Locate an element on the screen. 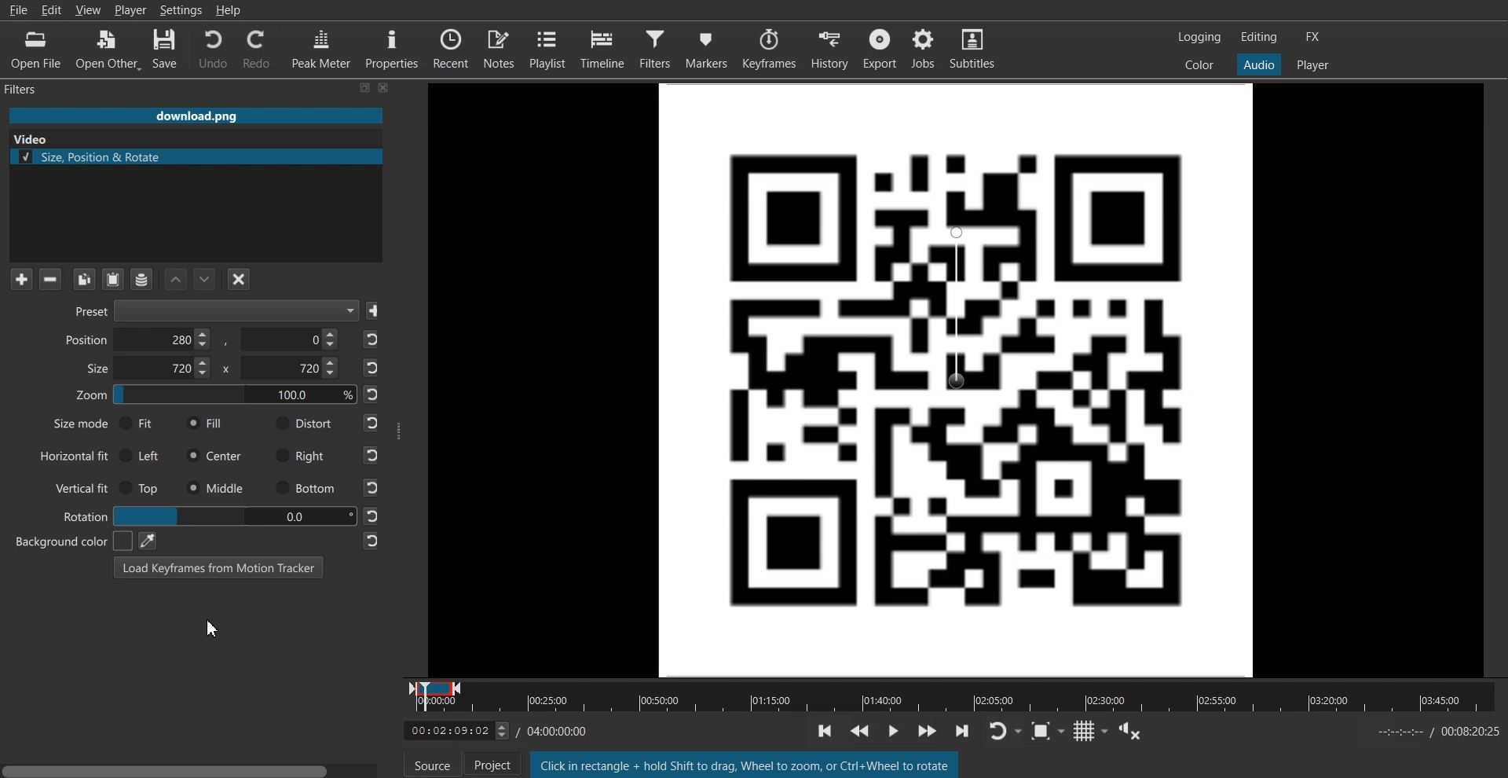 The image size is (1508, 778). Text 2 is located at coordinates (29, 139).